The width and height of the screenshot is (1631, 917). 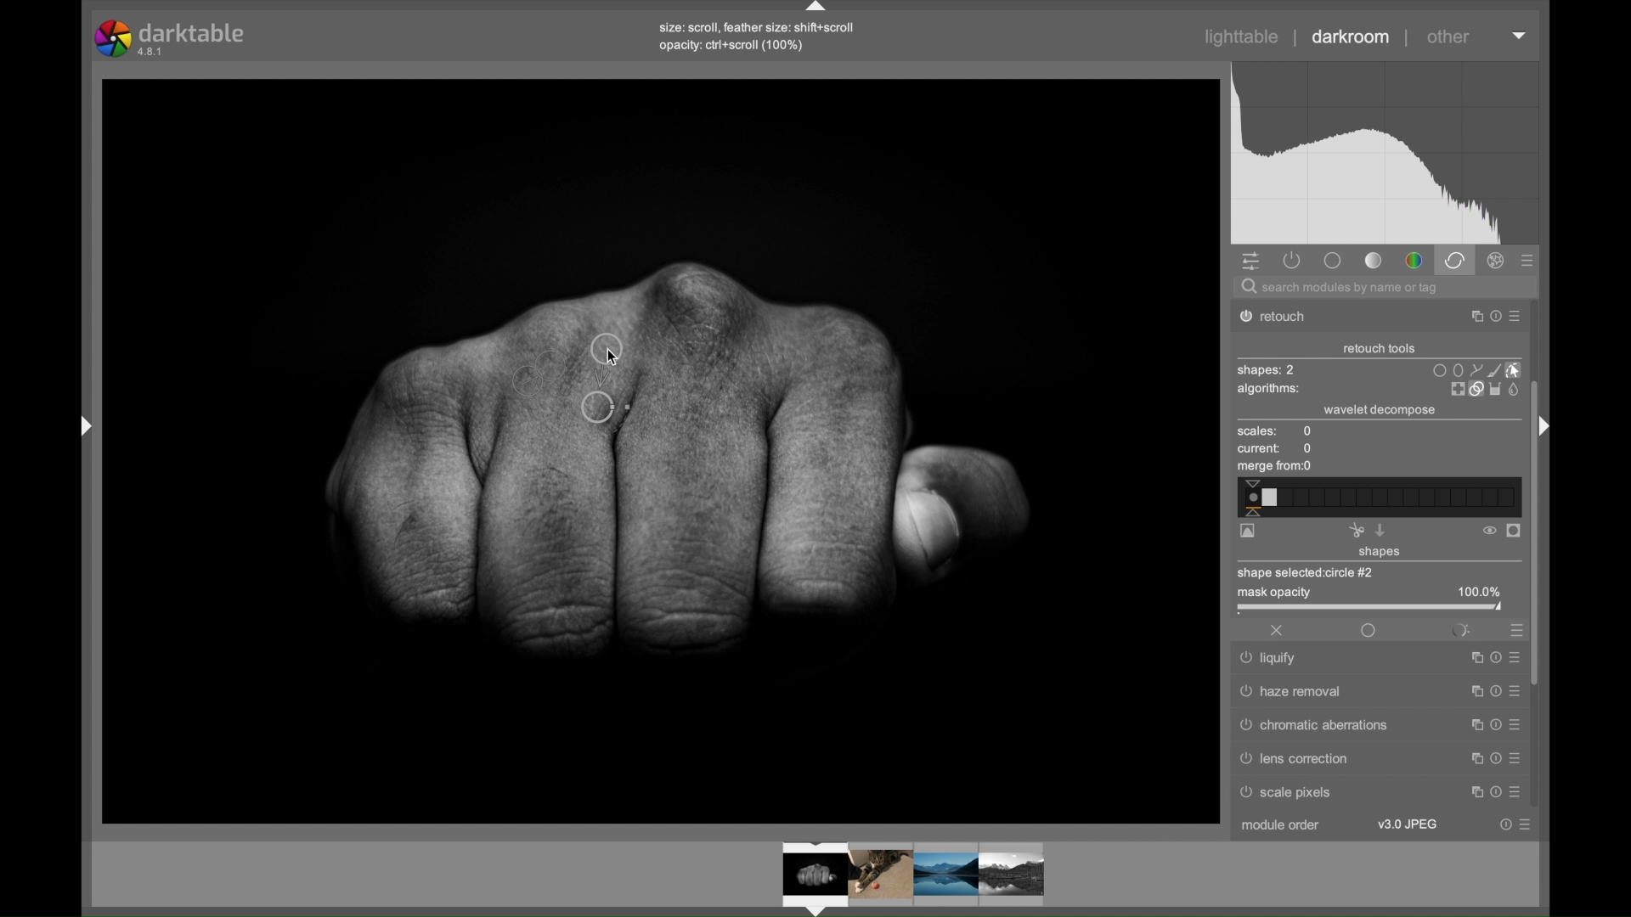 I want to click on scale pixels, so click(x=1292, y=795).